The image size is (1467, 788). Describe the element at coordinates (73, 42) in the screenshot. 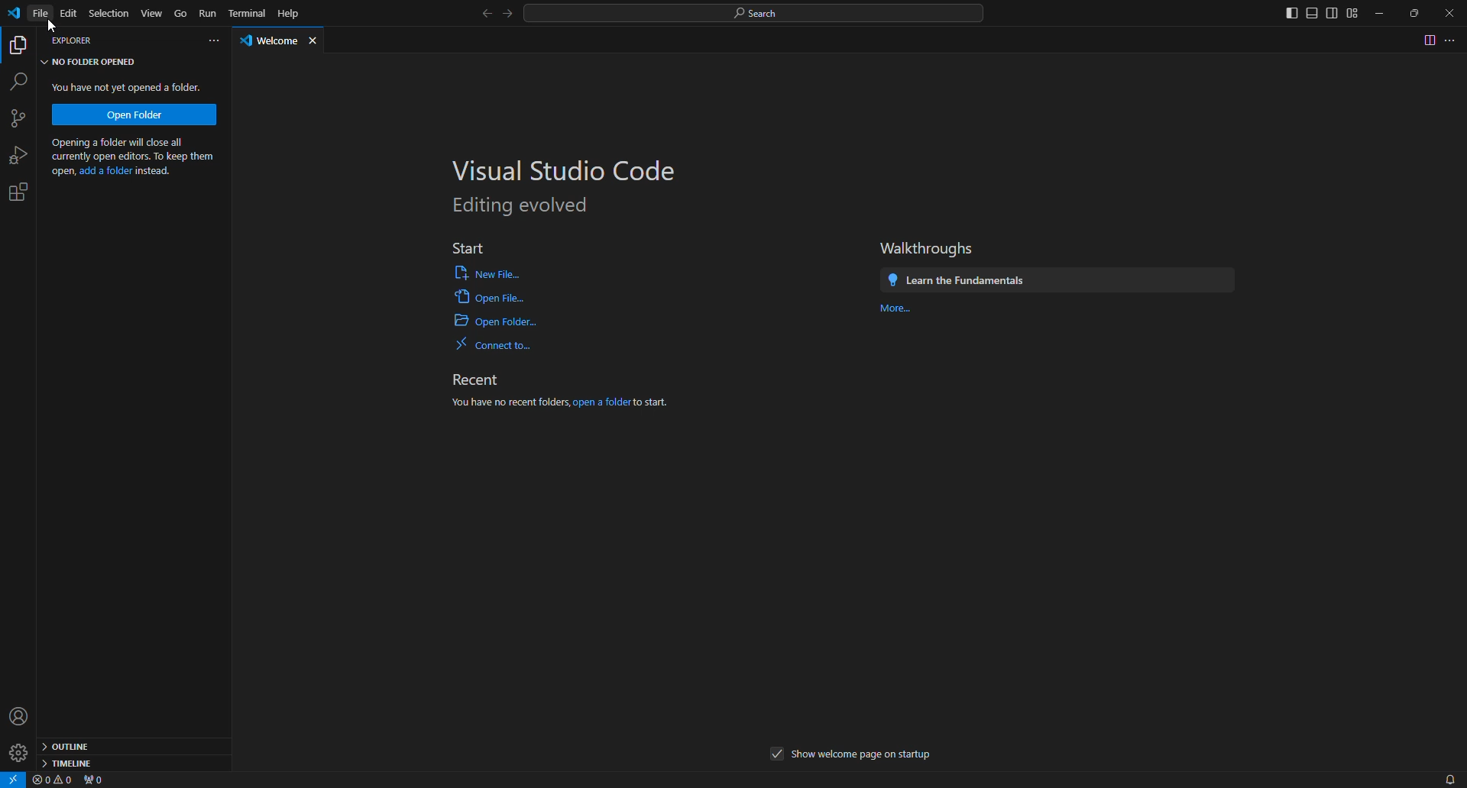

I see `explorer` at that location.